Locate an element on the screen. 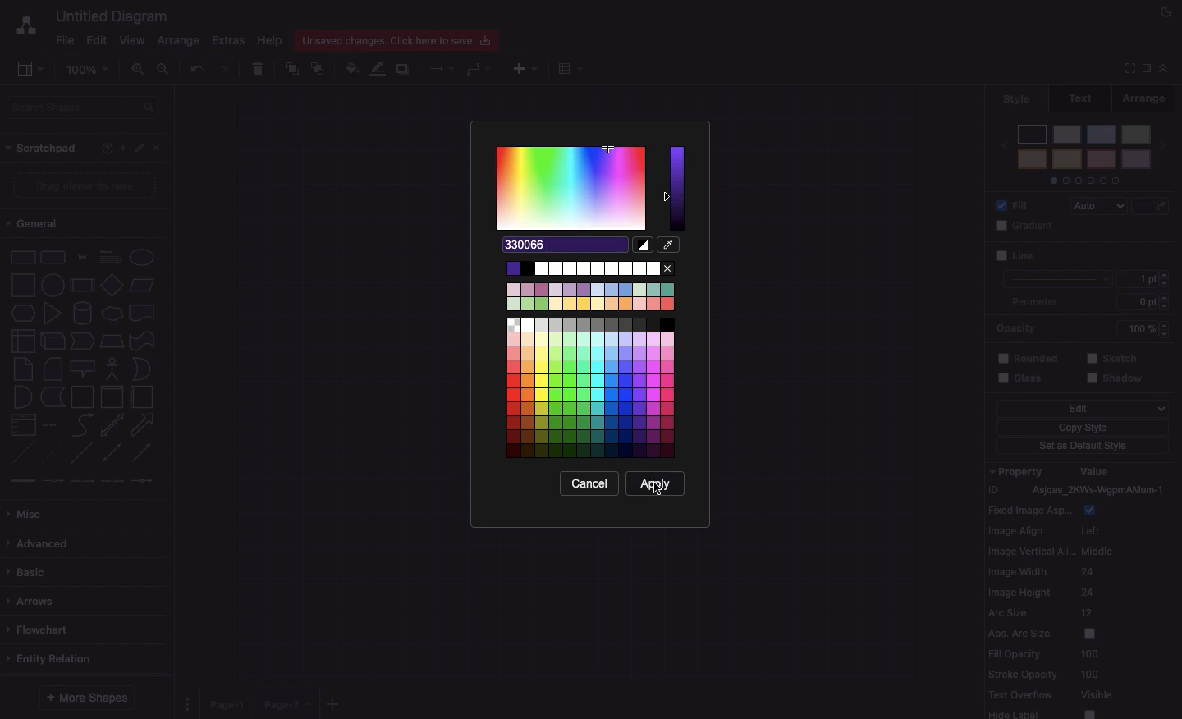 The width and height of the screenshot is (1182, 719). cloud is located at coordinates (111, 312).